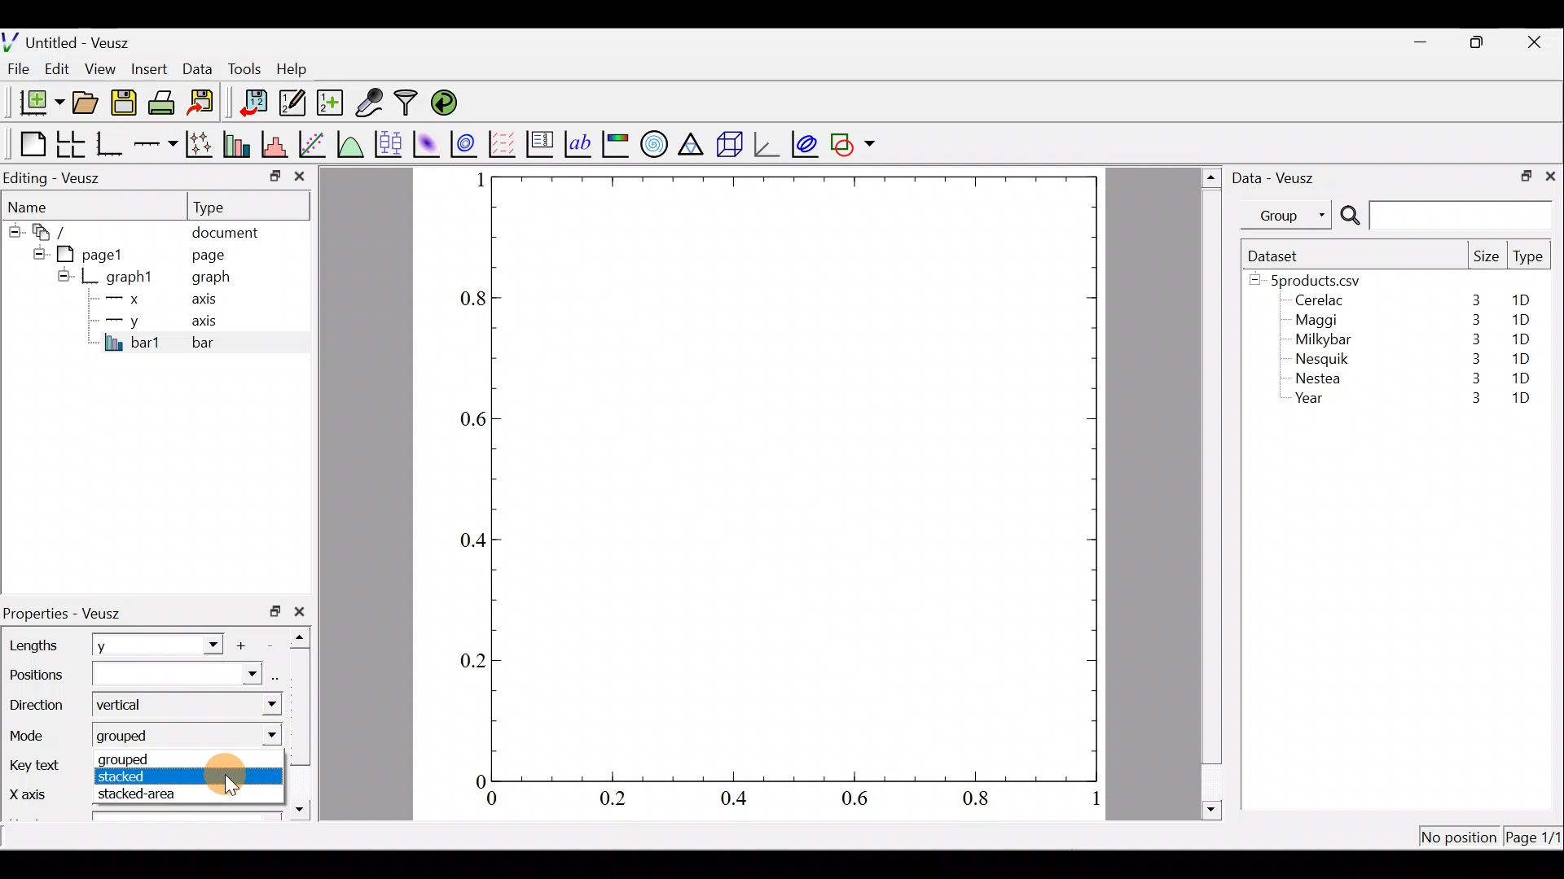 The width and height of the screenshot is (1564, 879). What do you see at coordinates (292, 103) in the screenshot?
I see `Edit and enter new datasets` at bounding box center [292, 103].